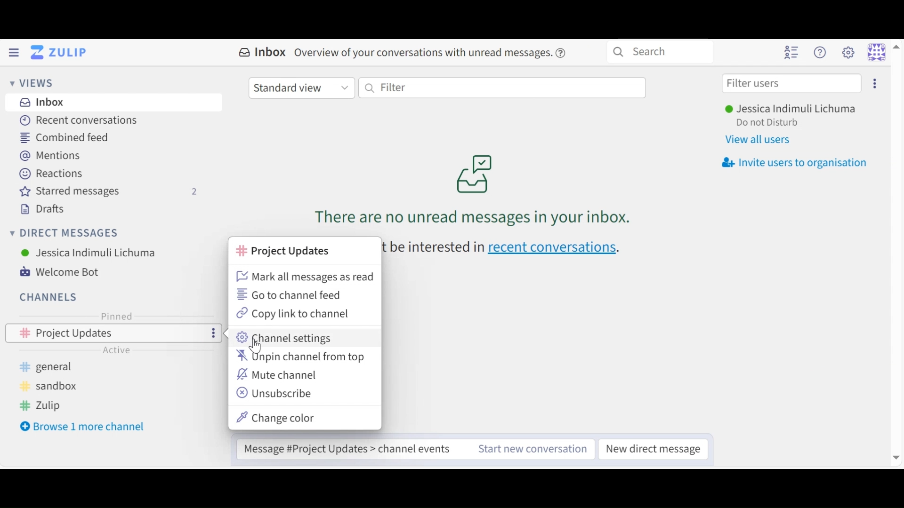  I want to click on Compose message, so click(351, 449).